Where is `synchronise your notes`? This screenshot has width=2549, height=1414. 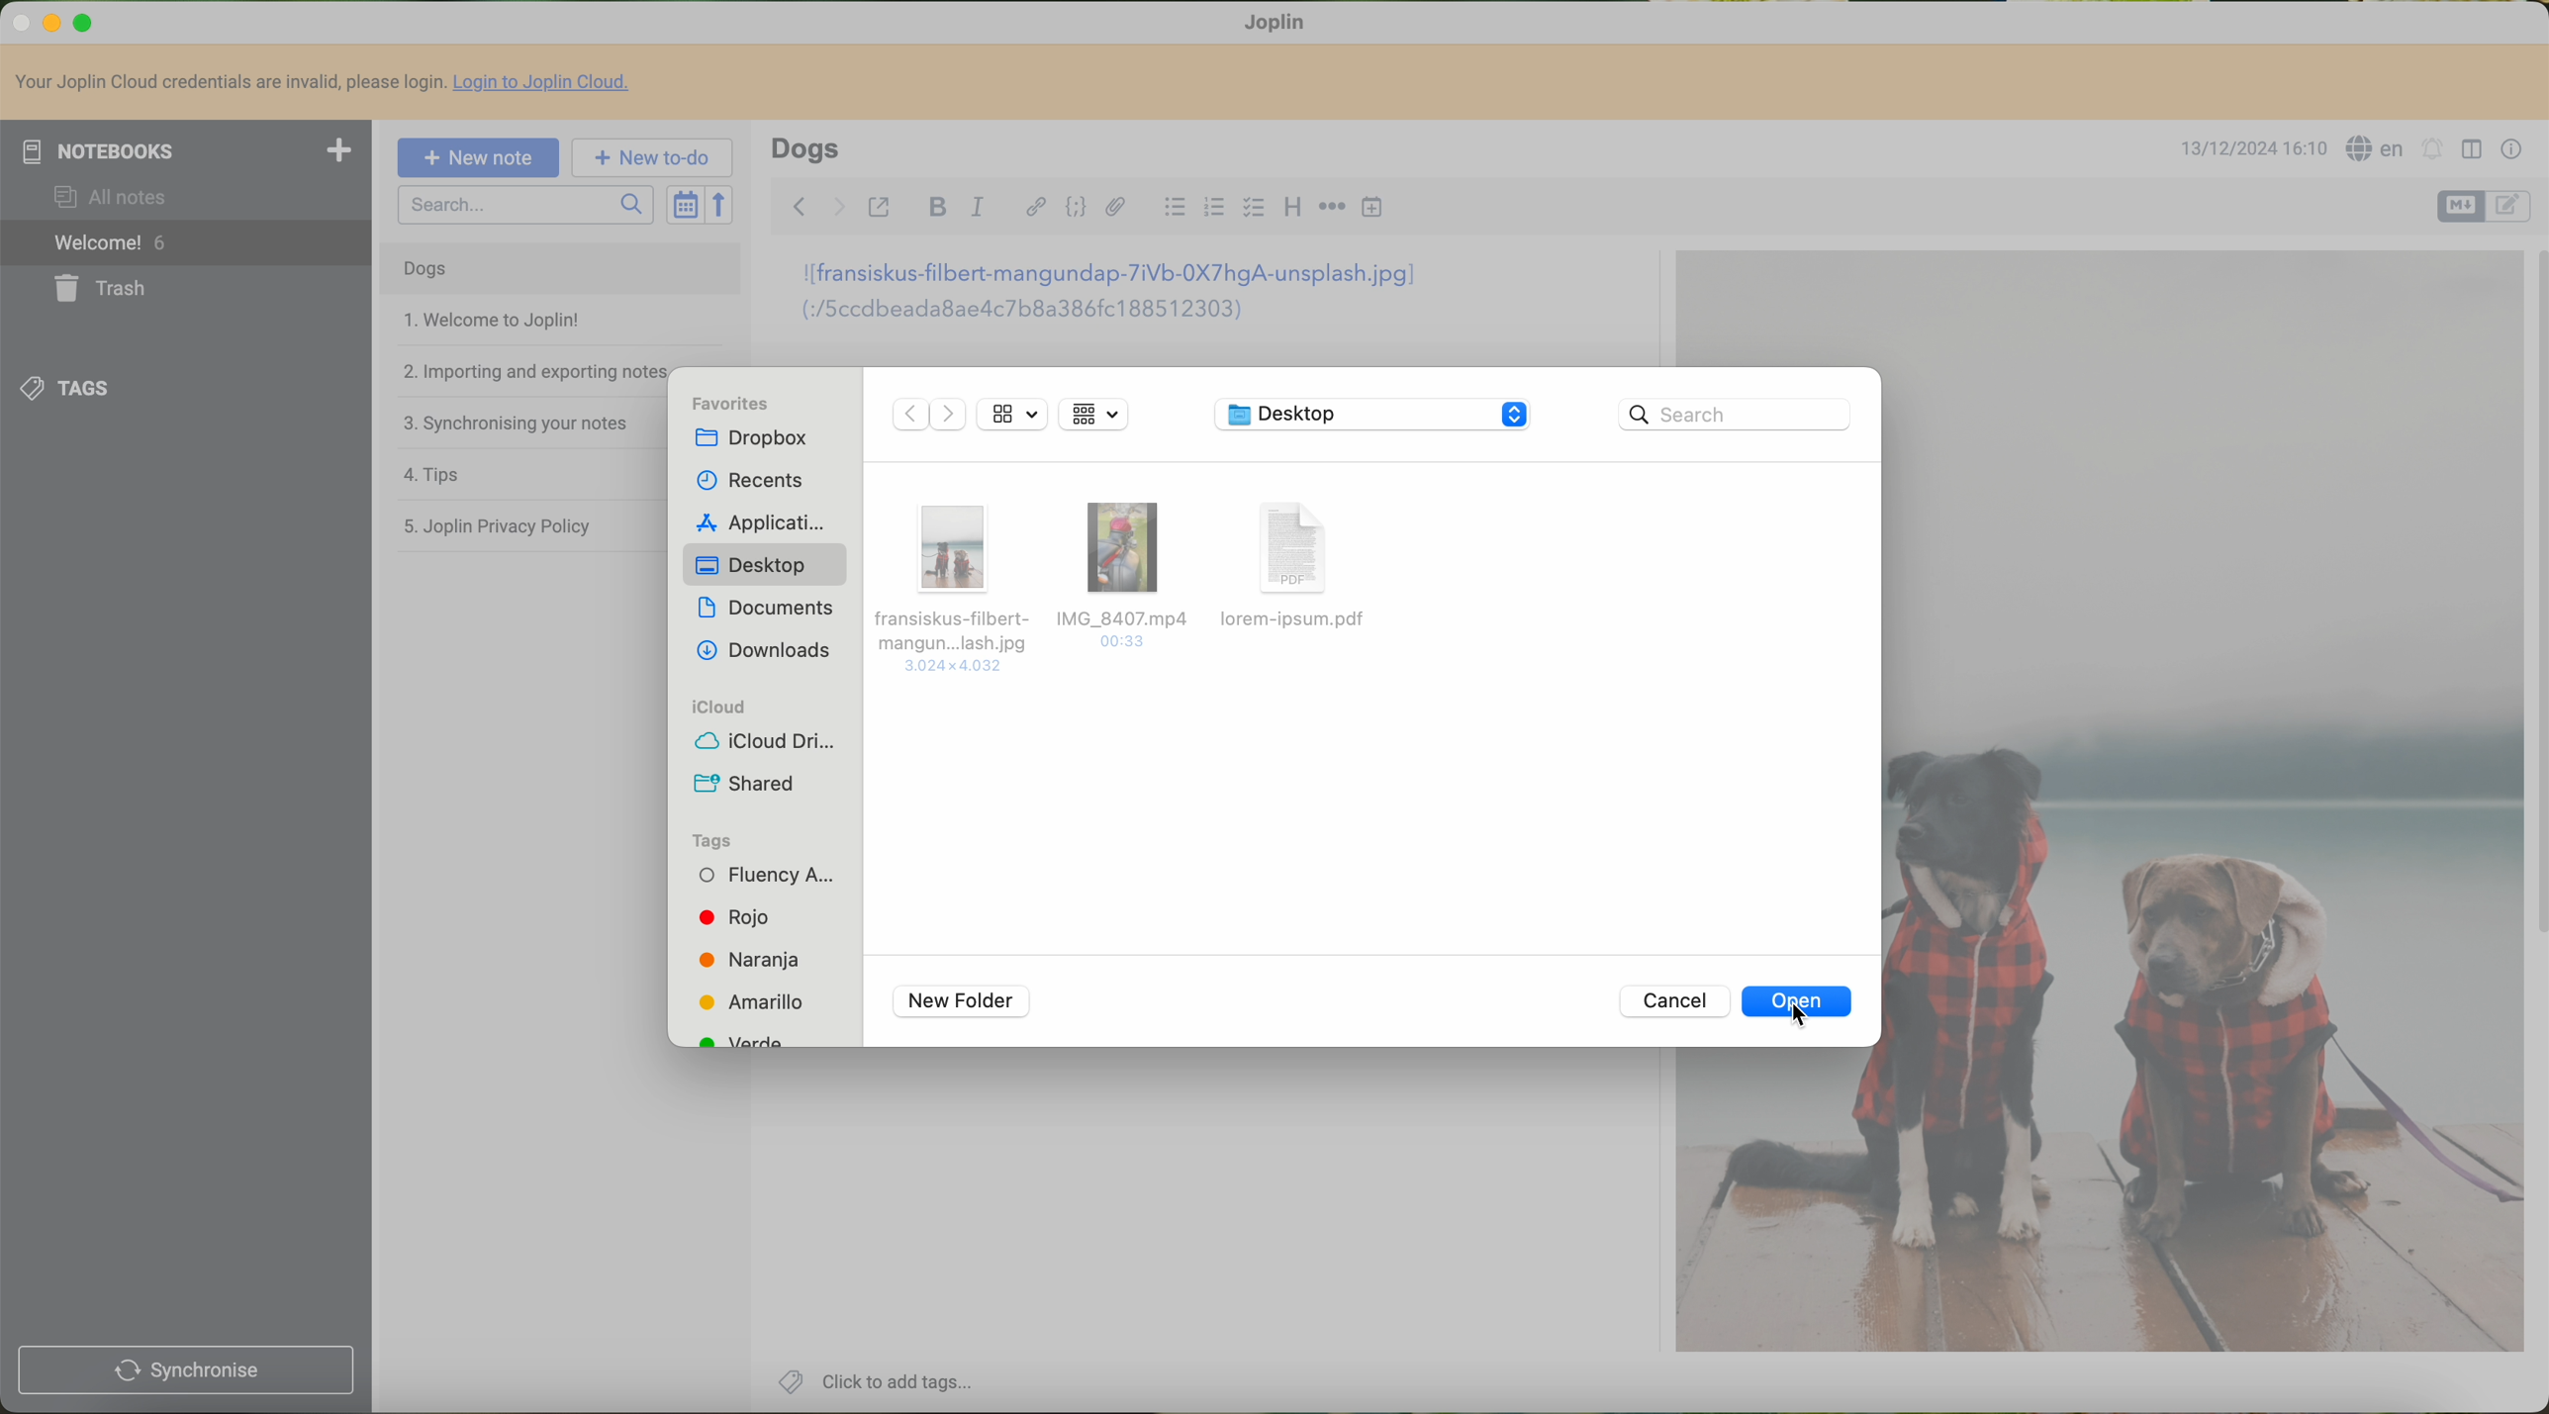 synchronise your notes is located at coordinates (517, 419).